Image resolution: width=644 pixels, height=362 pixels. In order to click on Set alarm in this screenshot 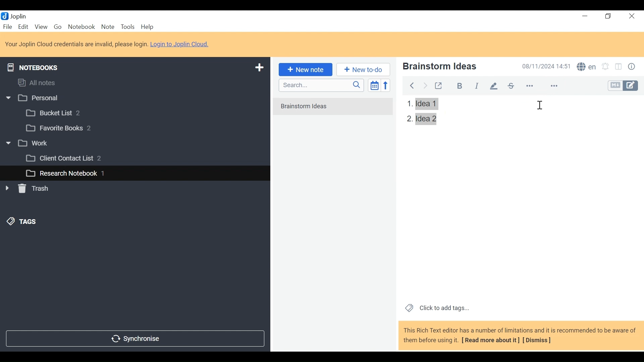, I will do `click(605, 67)`.